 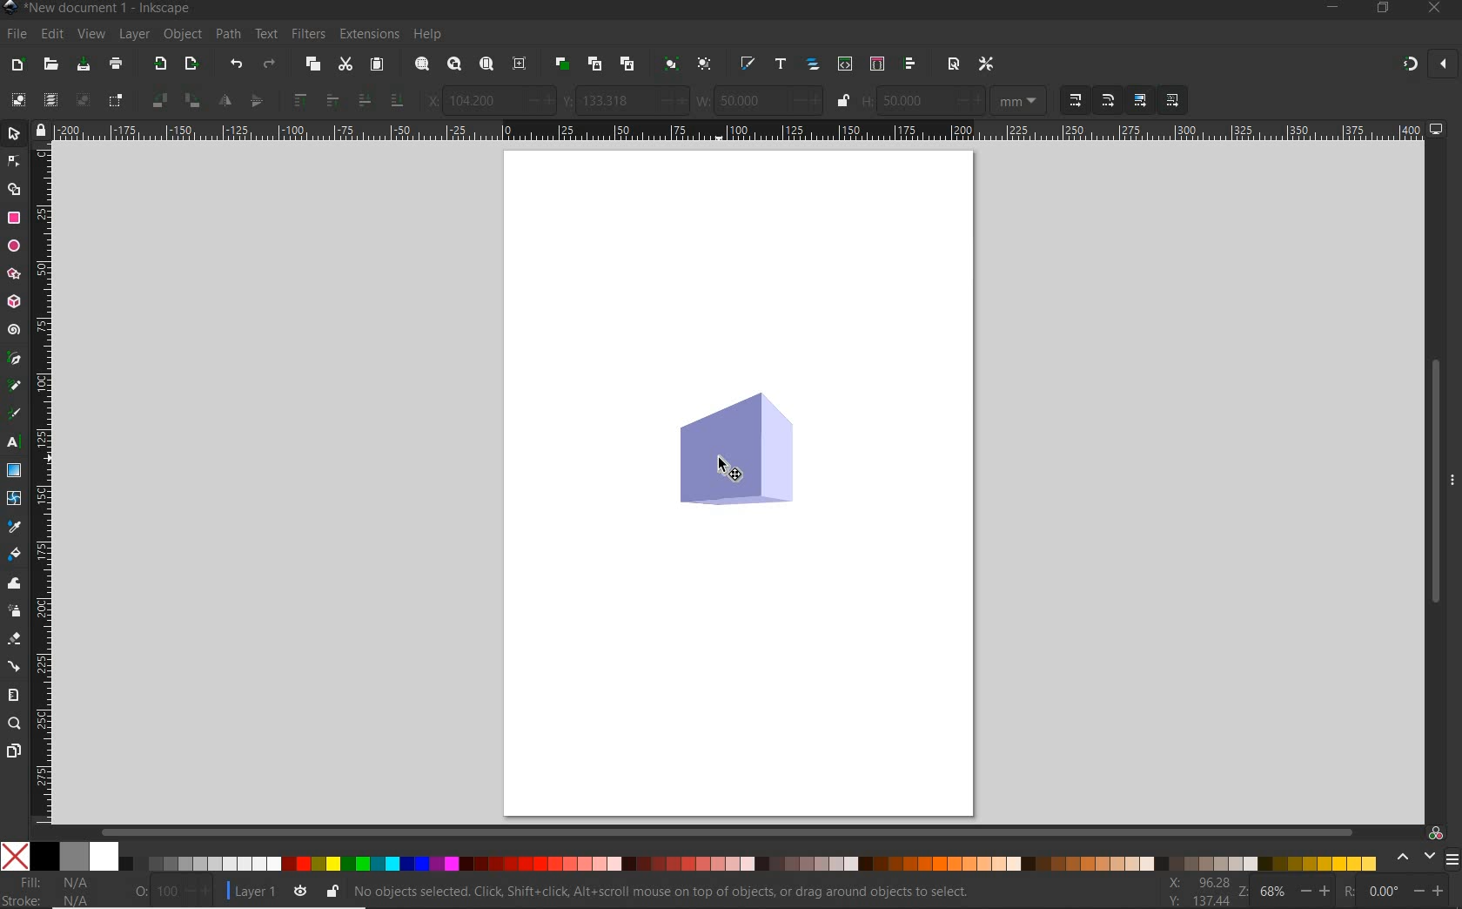 What do you see at coordinates (560, 64) in the screenshot?
I see `duplicate` at bounding box center [560, 64].